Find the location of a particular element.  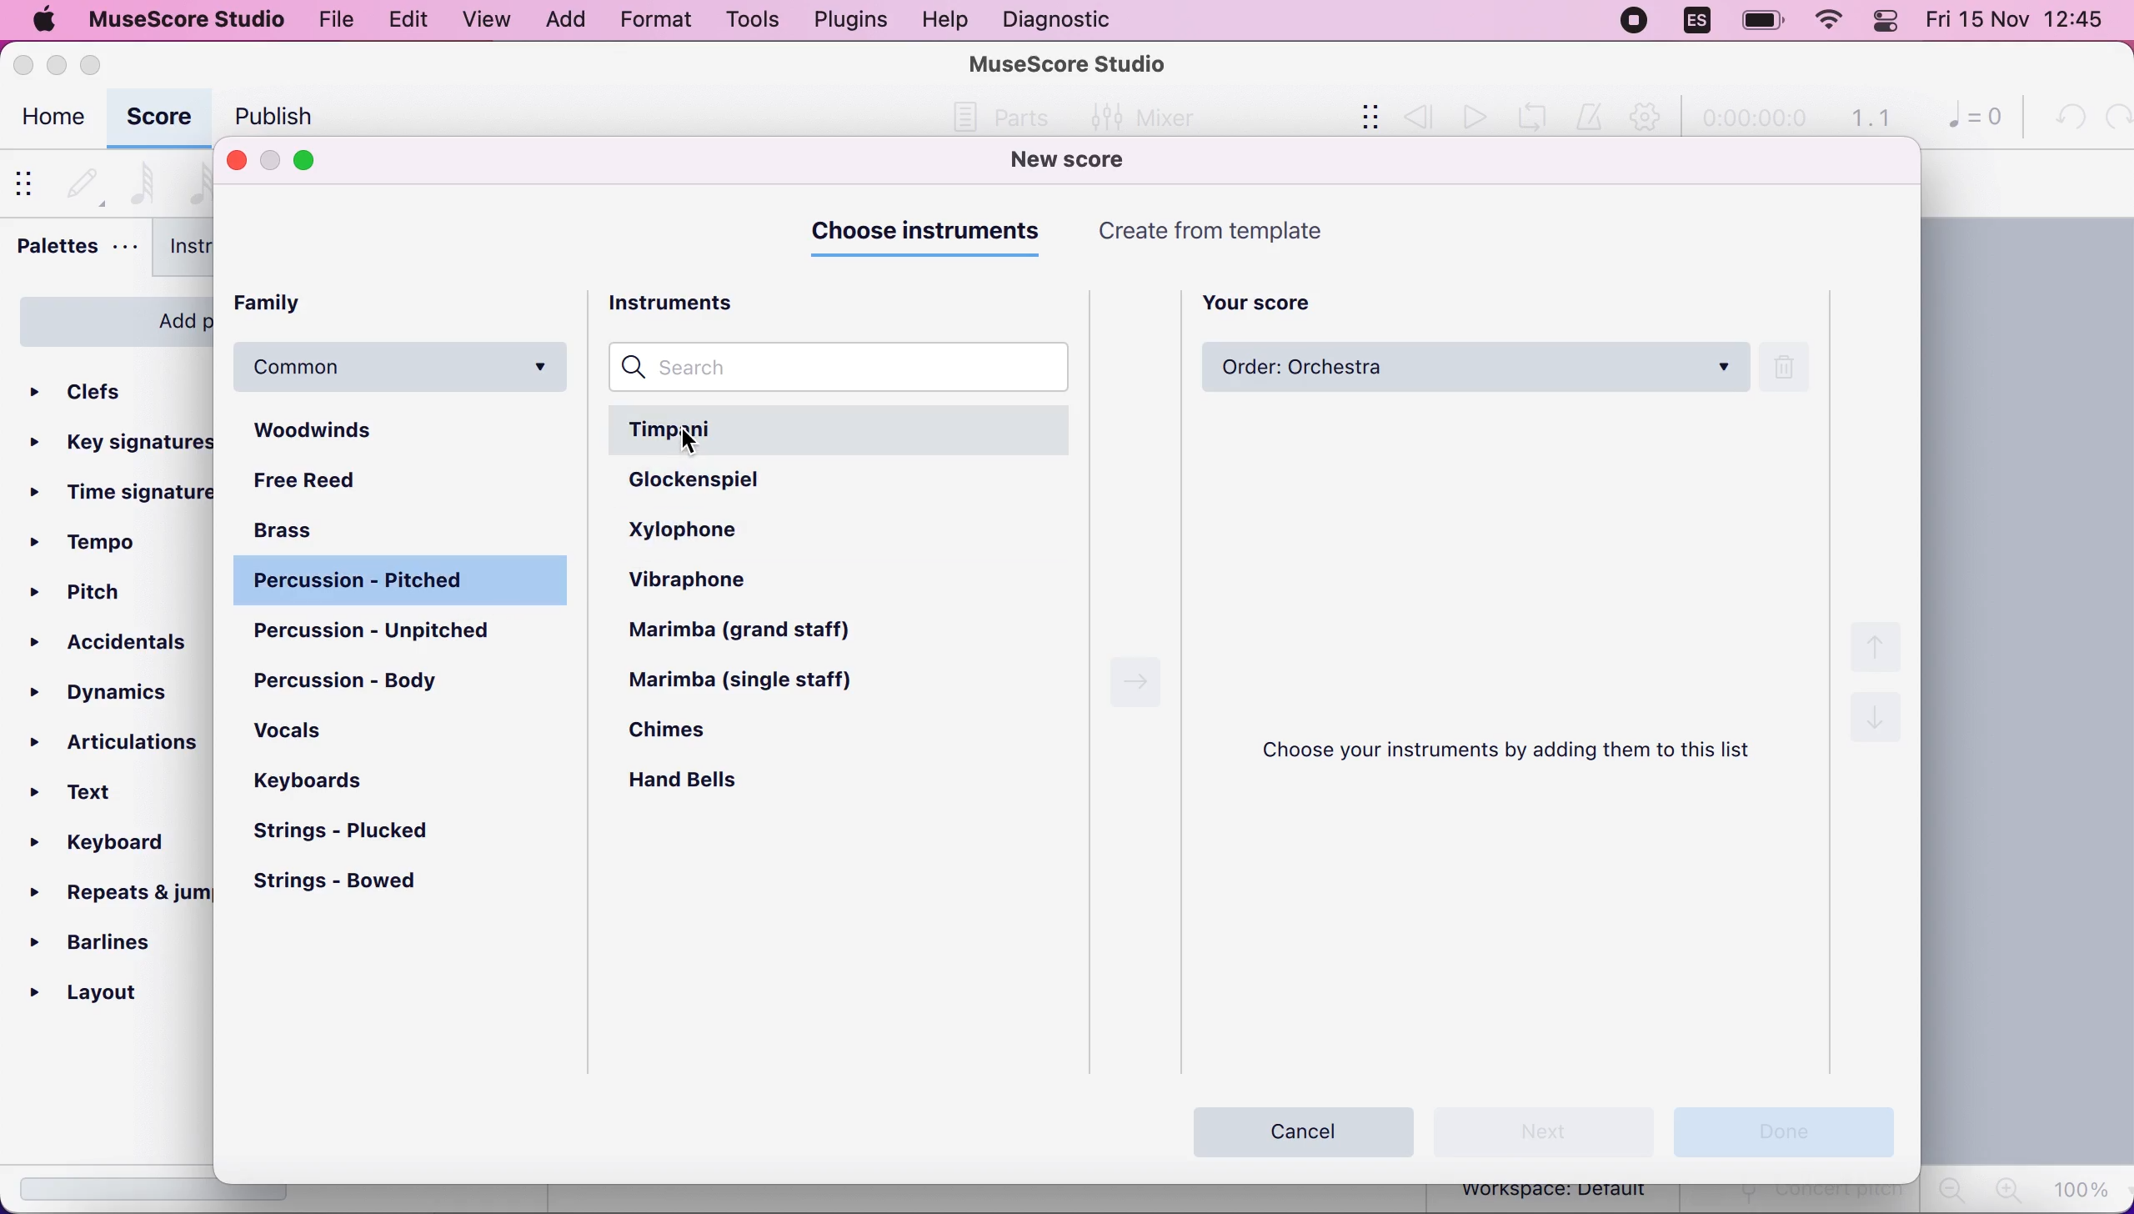

panel control is located at coordinates (1889, 22).